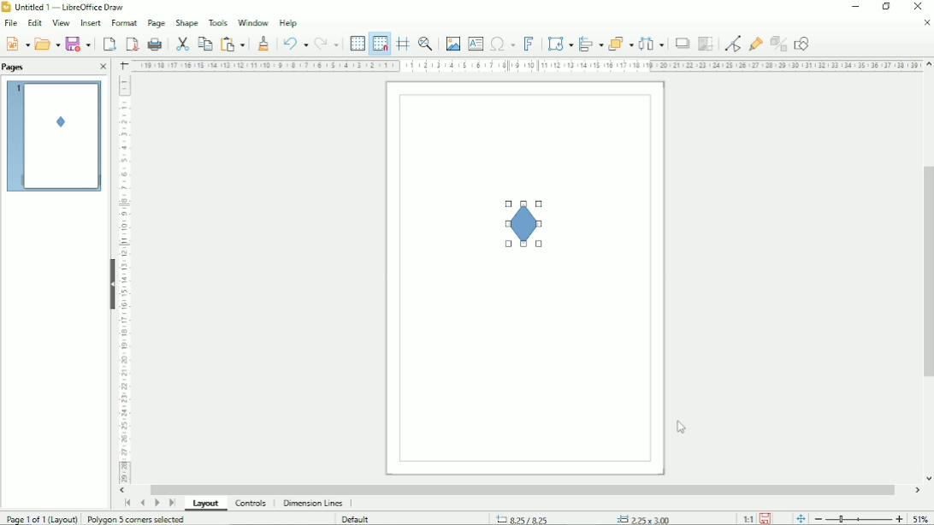 This screenshot has height=525, width=934. What do you see at coordinates (55, 137) in the screenshot?
I see `Preview` at bounding box center [55, 137].